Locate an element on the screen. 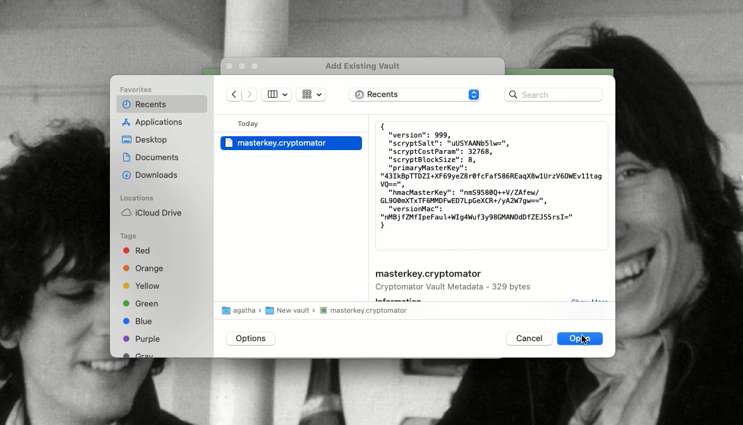  Cancel is located at coordinates (528, 338).